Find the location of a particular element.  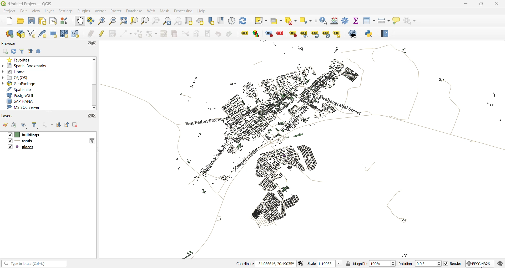

project is located at coordinates (8, 11).